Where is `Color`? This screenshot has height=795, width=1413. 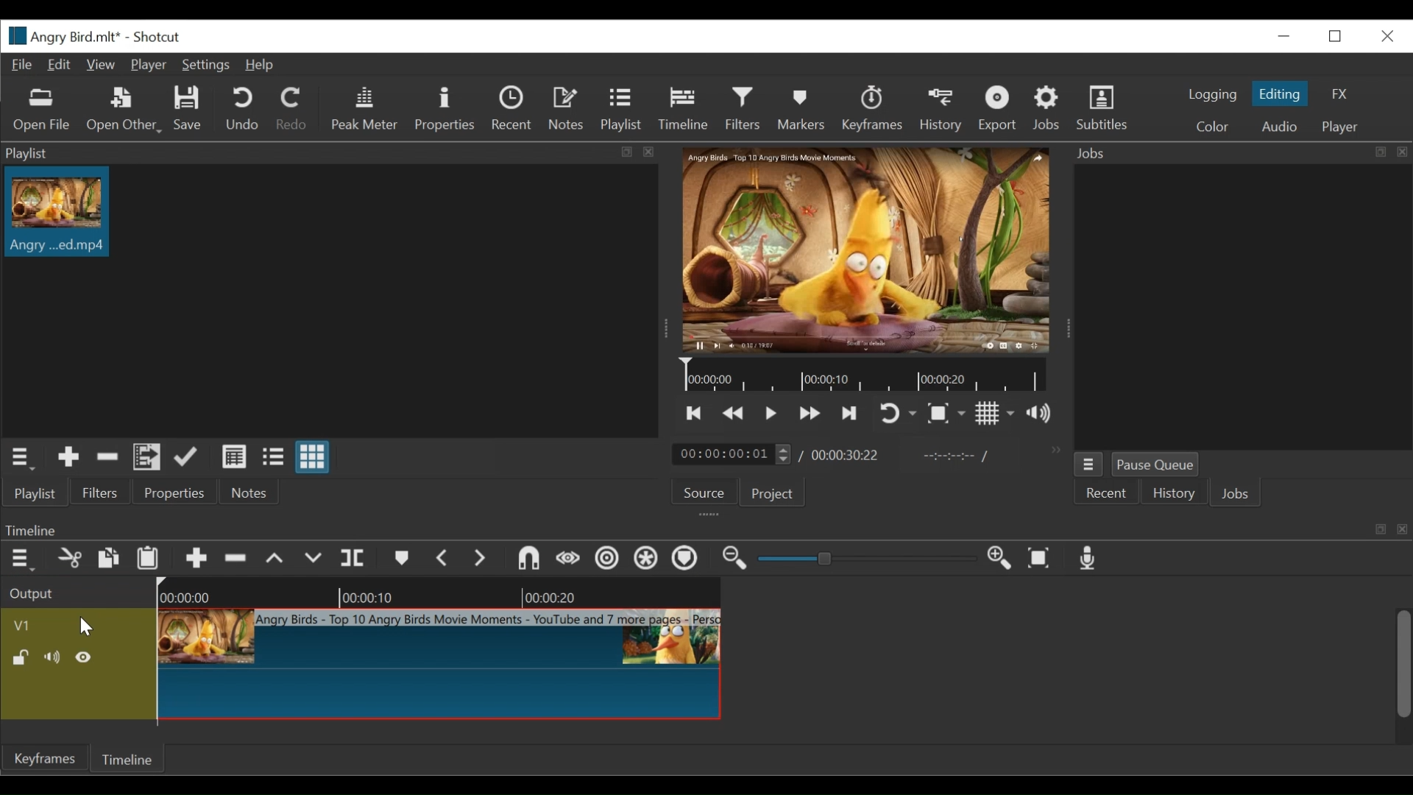
Color is located at coordinates (1215, 128).